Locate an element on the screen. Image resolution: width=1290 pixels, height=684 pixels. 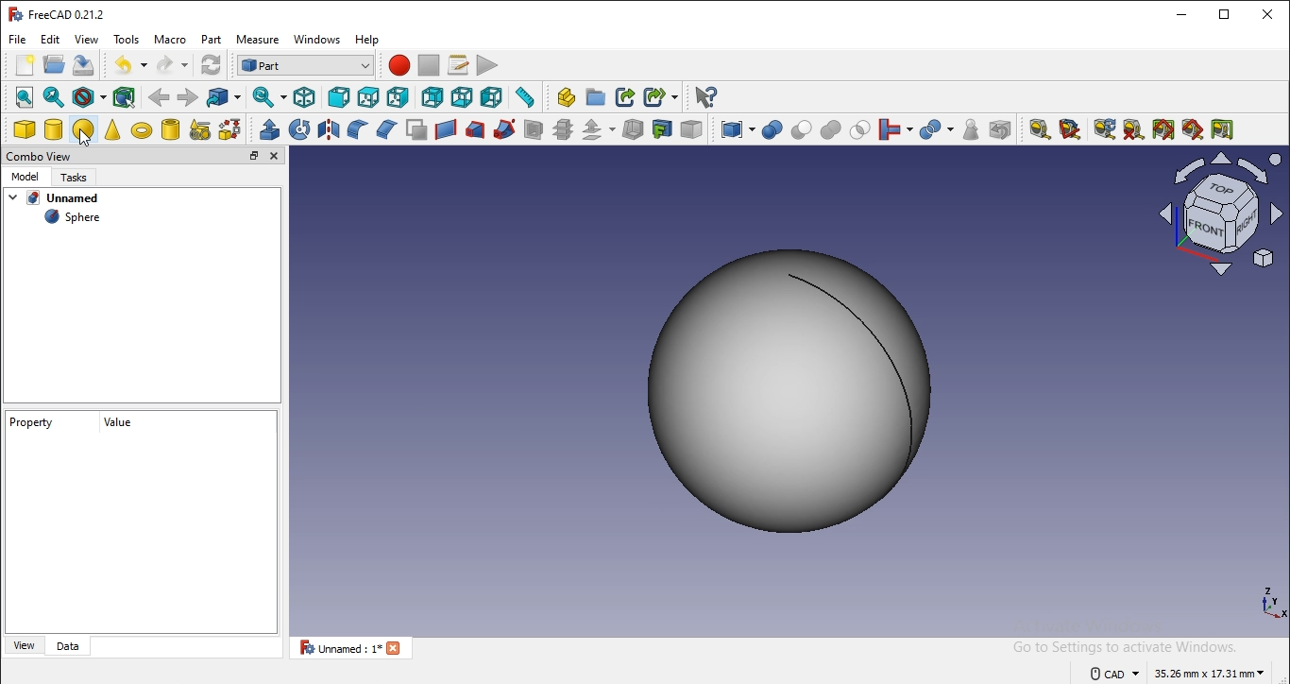
data is located at coordinates (68, 647).